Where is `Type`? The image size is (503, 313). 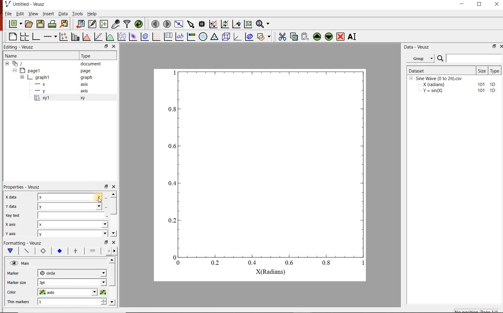 Type is located at coordinates (87, 55).